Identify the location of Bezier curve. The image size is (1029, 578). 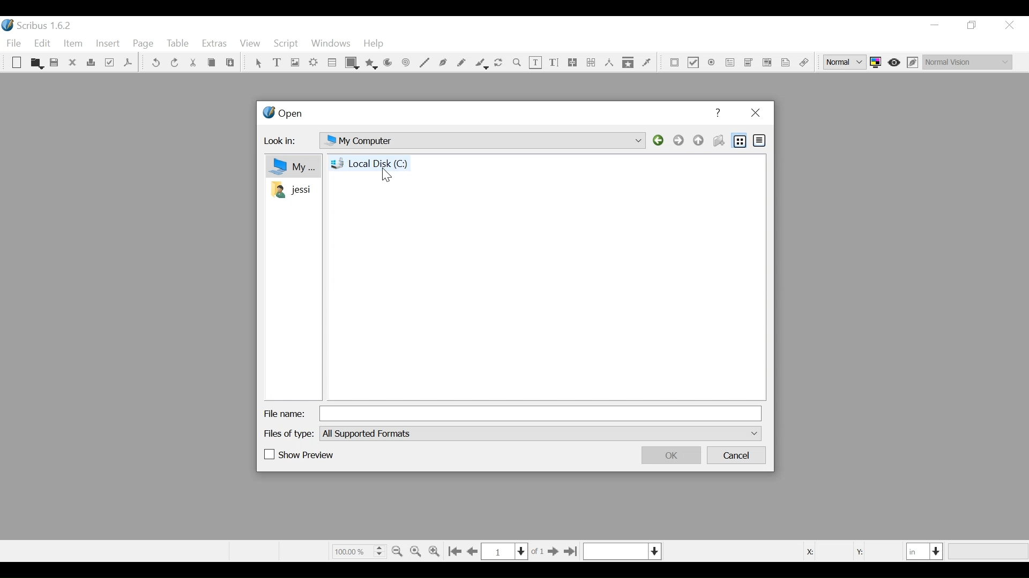
(443, 63).